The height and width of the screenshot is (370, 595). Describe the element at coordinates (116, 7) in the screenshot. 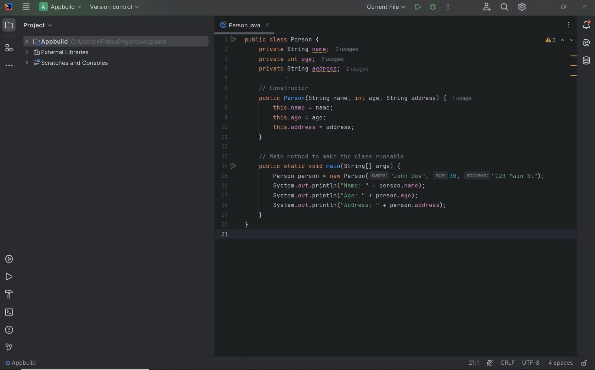

I see `version control` at that location.